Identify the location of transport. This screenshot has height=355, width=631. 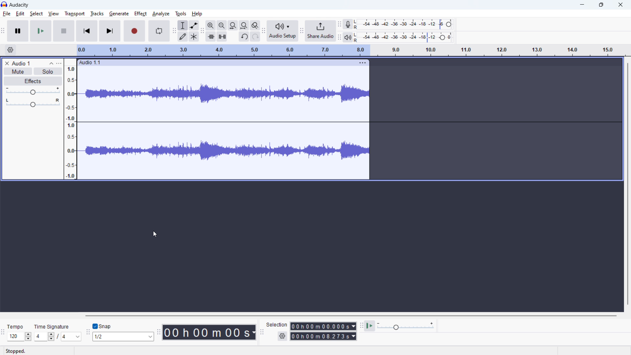
(75, 13).